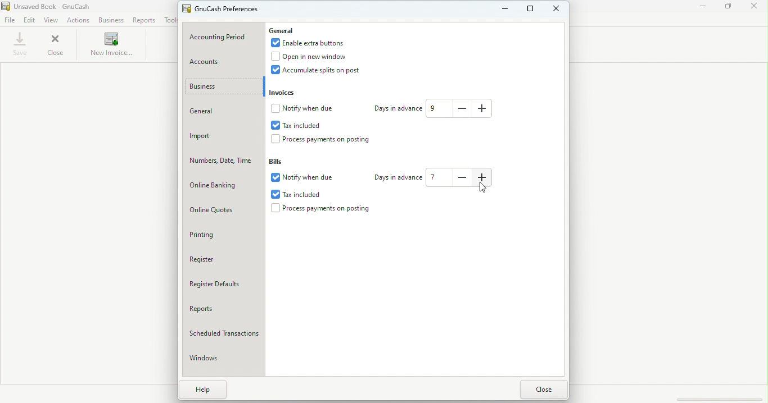 The height and width of the screenshot is (403, 768). I want to click on Enable extra buttons, so click(312, 44).